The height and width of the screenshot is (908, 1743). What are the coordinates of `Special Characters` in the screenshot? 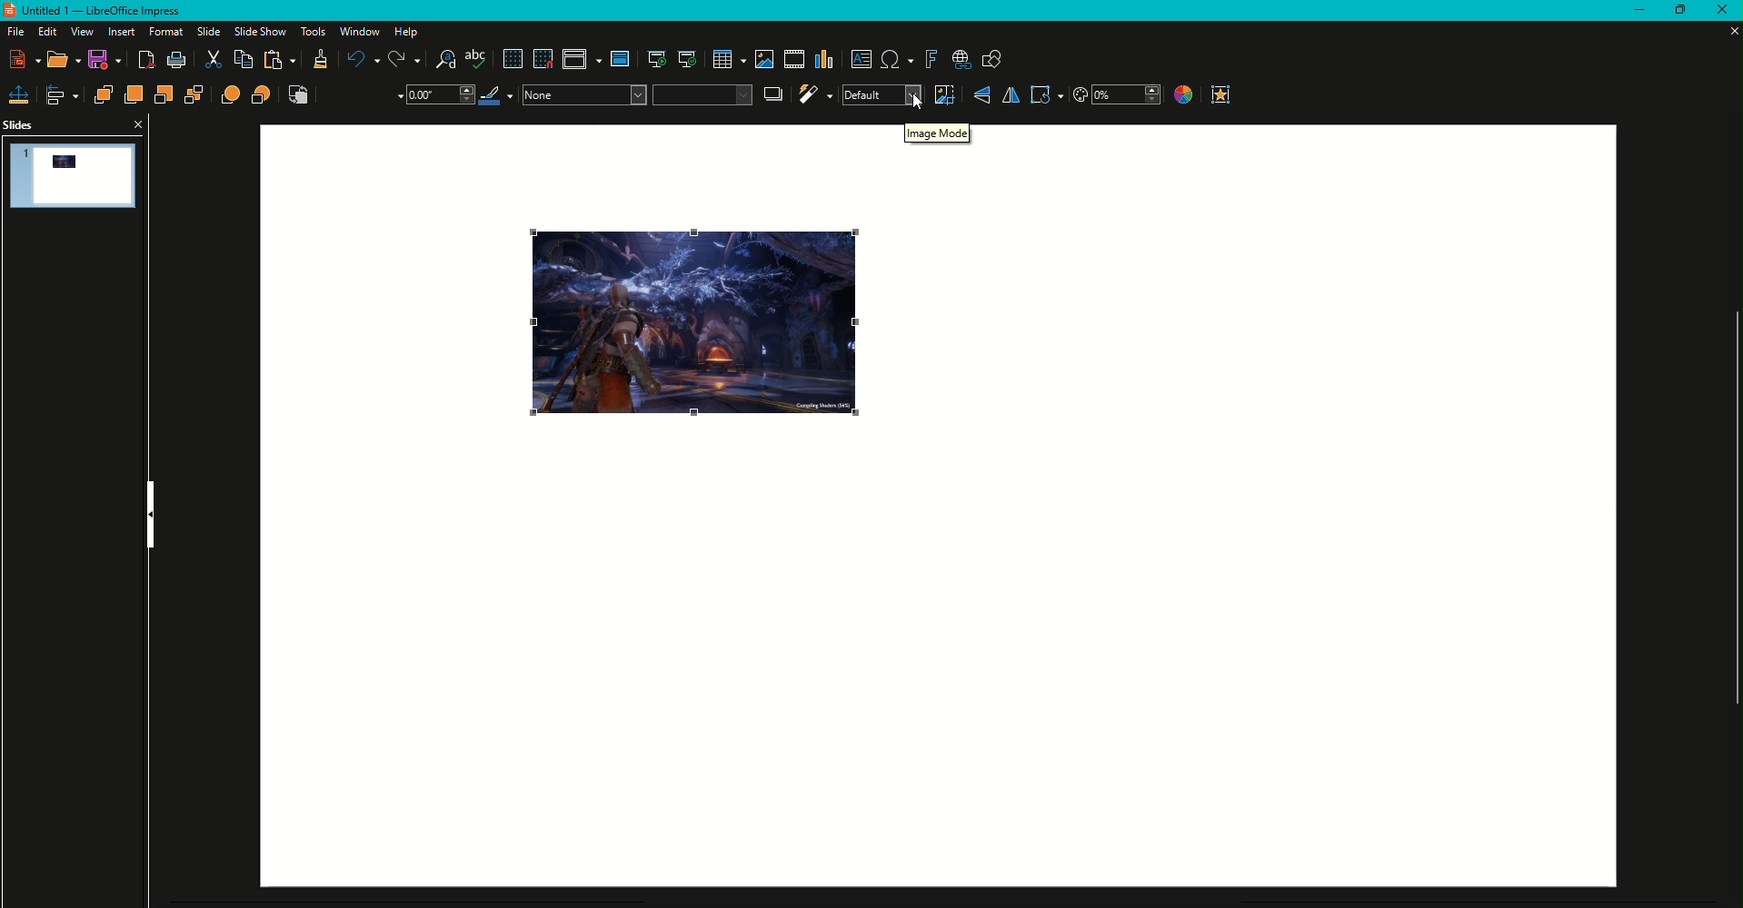 It's located at (897, 60).